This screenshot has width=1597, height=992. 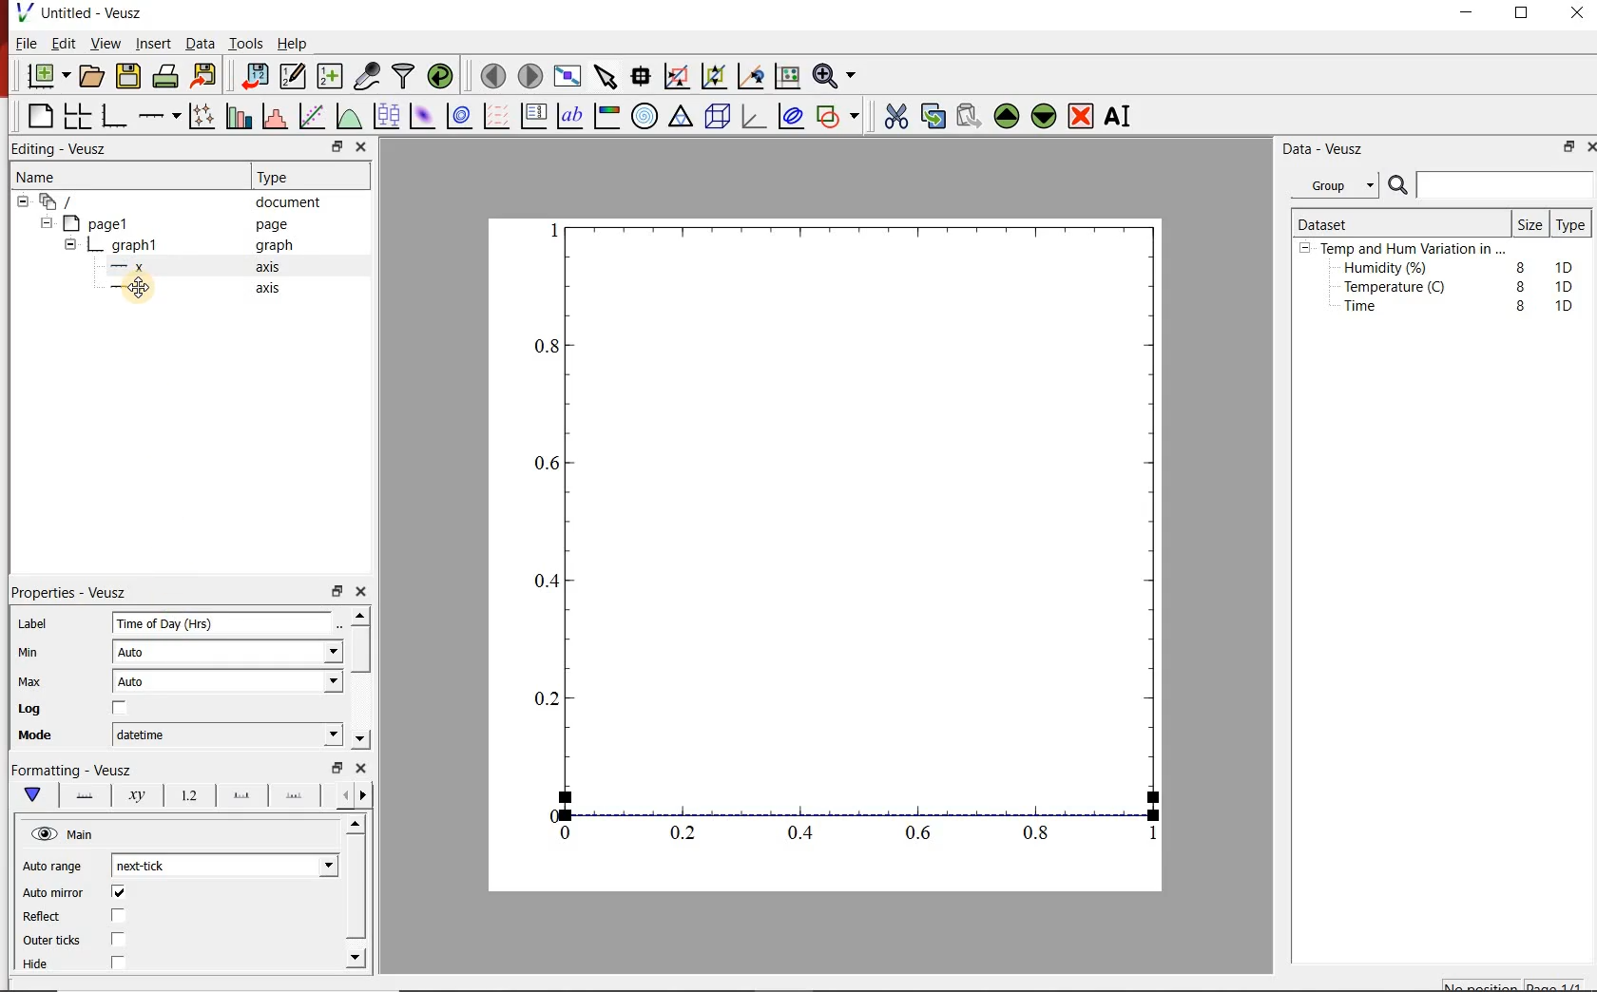 I want to click on page1/1, so click(x=1560, y=983).